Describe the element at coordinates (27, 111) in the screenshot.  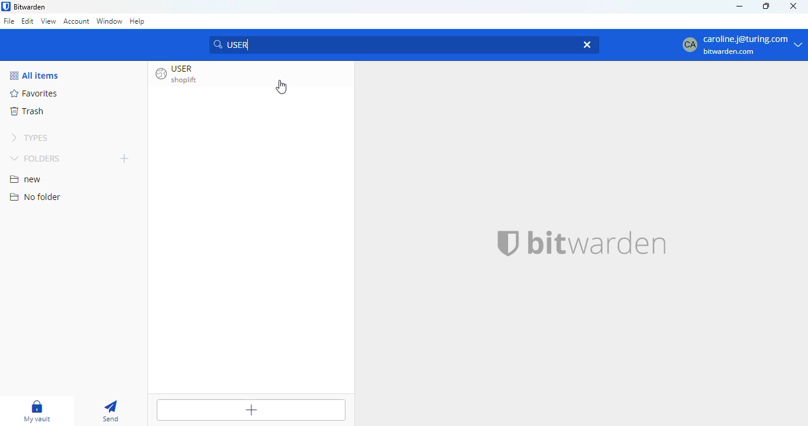
I see `trash` at that location.